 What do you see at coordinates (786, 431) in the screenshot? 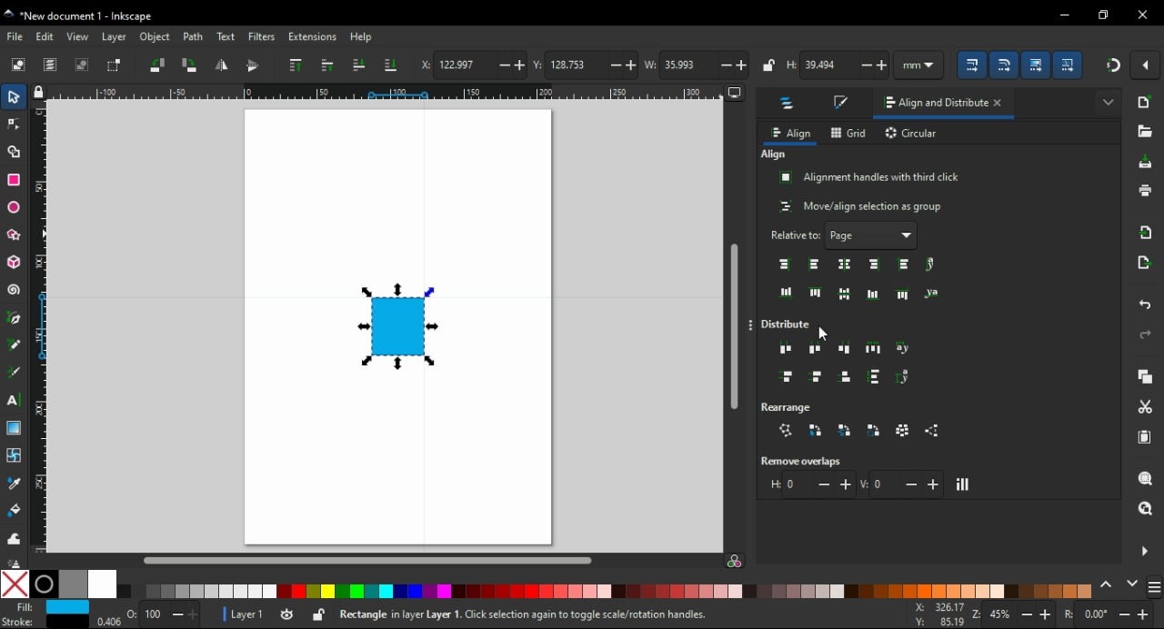
I see `nicely arrange selected connector network` at bounding box center [786, 431].